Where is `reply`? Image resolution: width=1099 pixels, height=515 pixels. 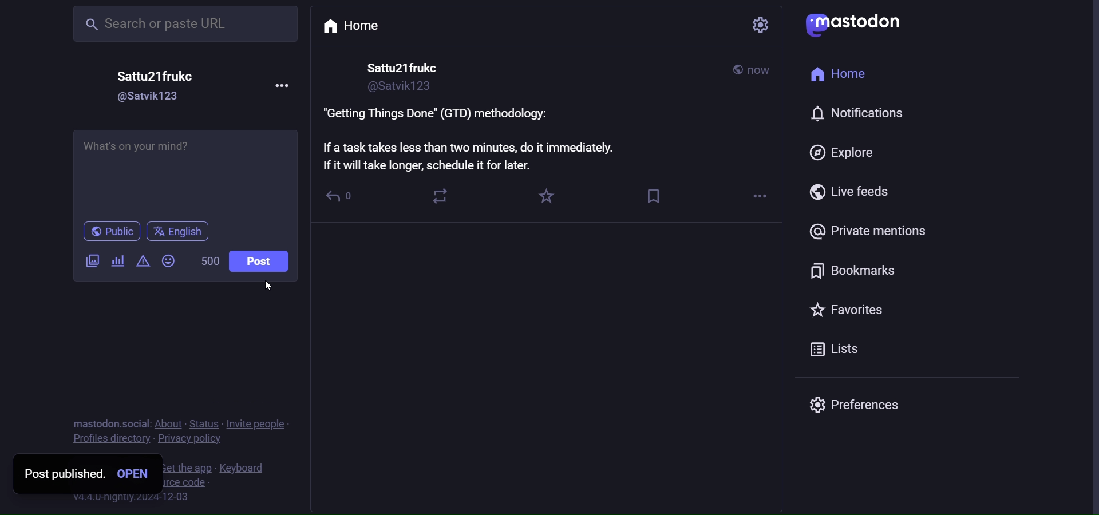 reply is located at coordinates (338, 198).